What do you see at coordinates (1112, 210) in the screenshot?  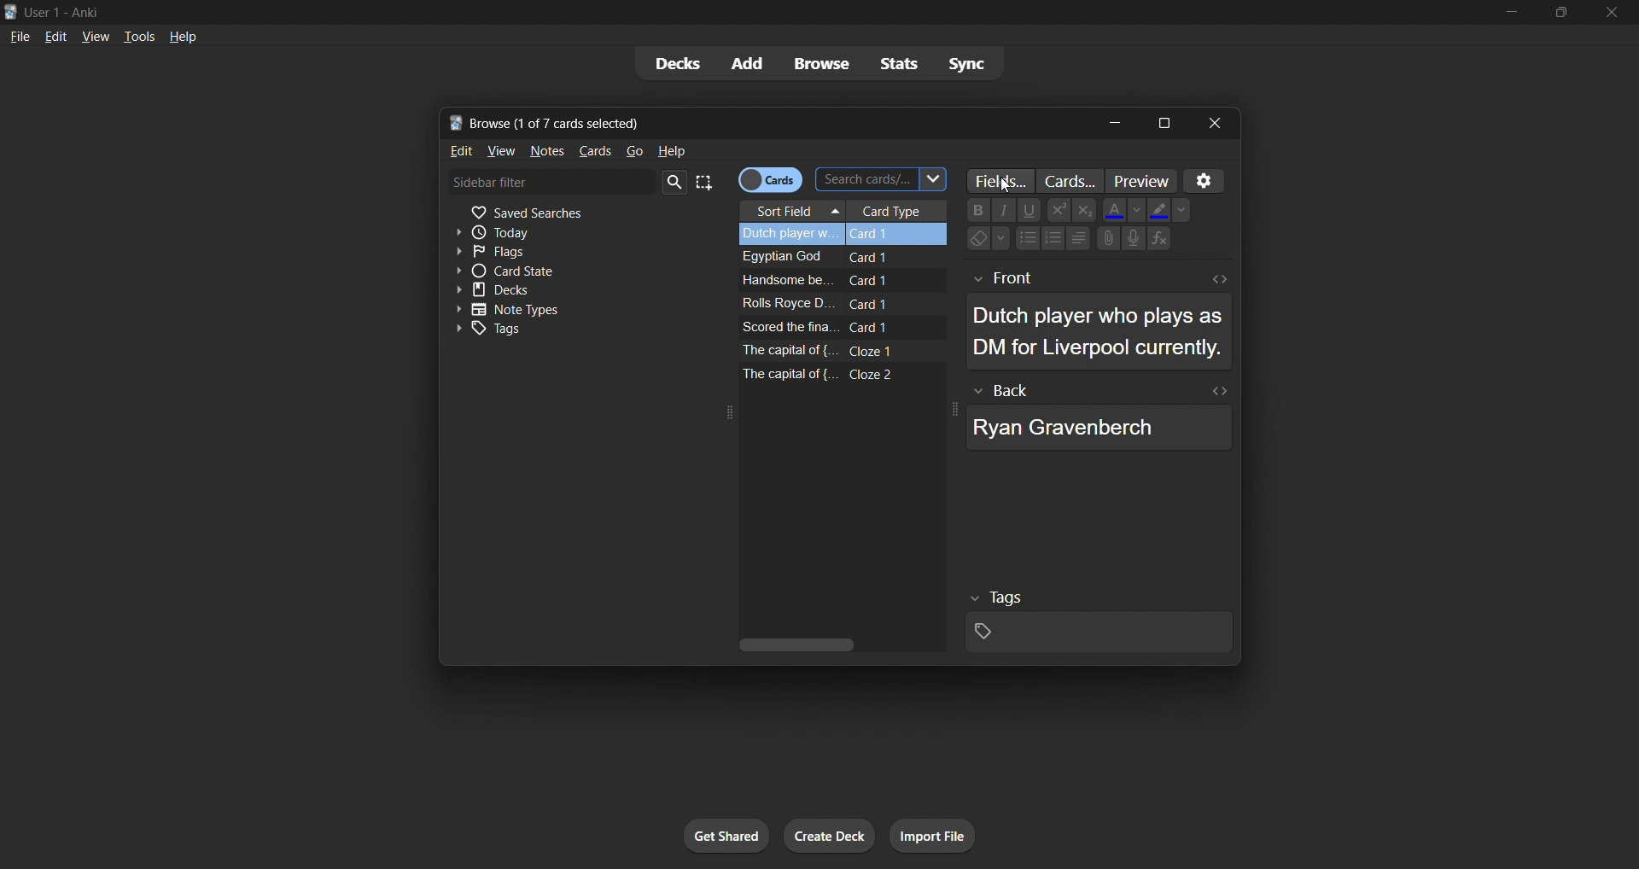 I see `Font Color` at bounding box center [1112, 210].